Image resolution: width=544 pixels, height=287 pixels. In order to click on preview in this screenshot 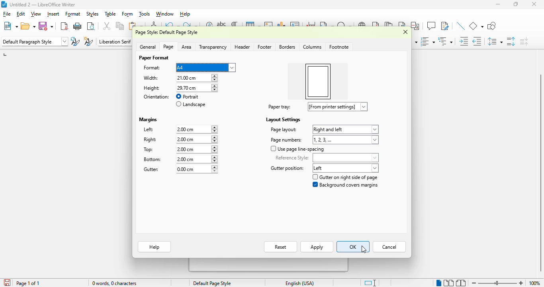, I will do `click(319, 81)`.